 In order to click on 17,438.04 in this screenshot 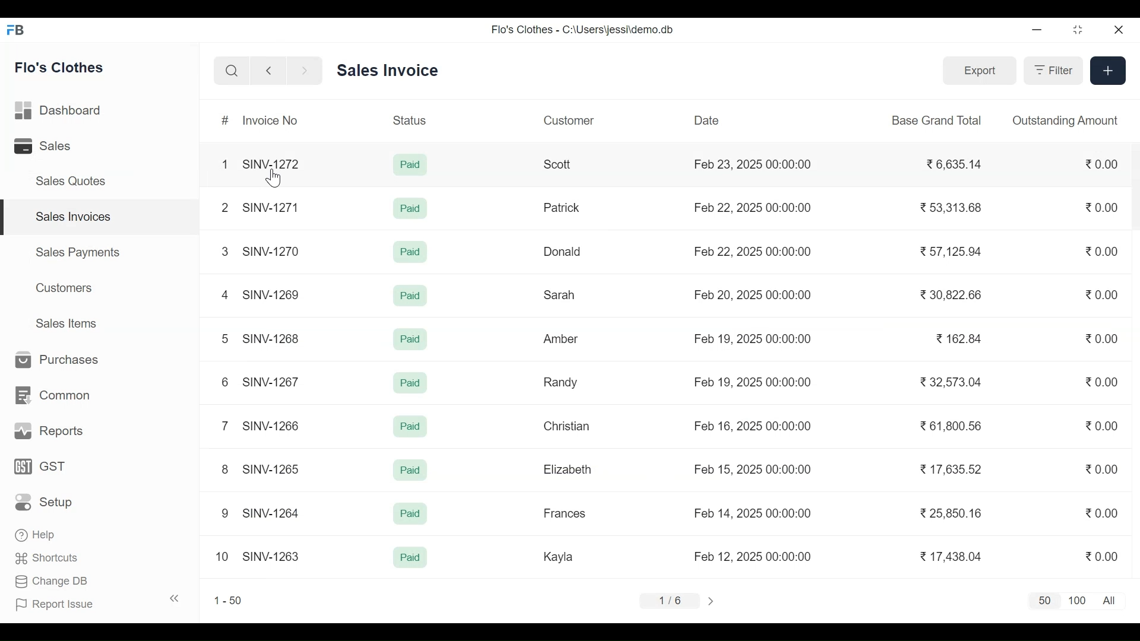, I will do `click(952, 556)`.